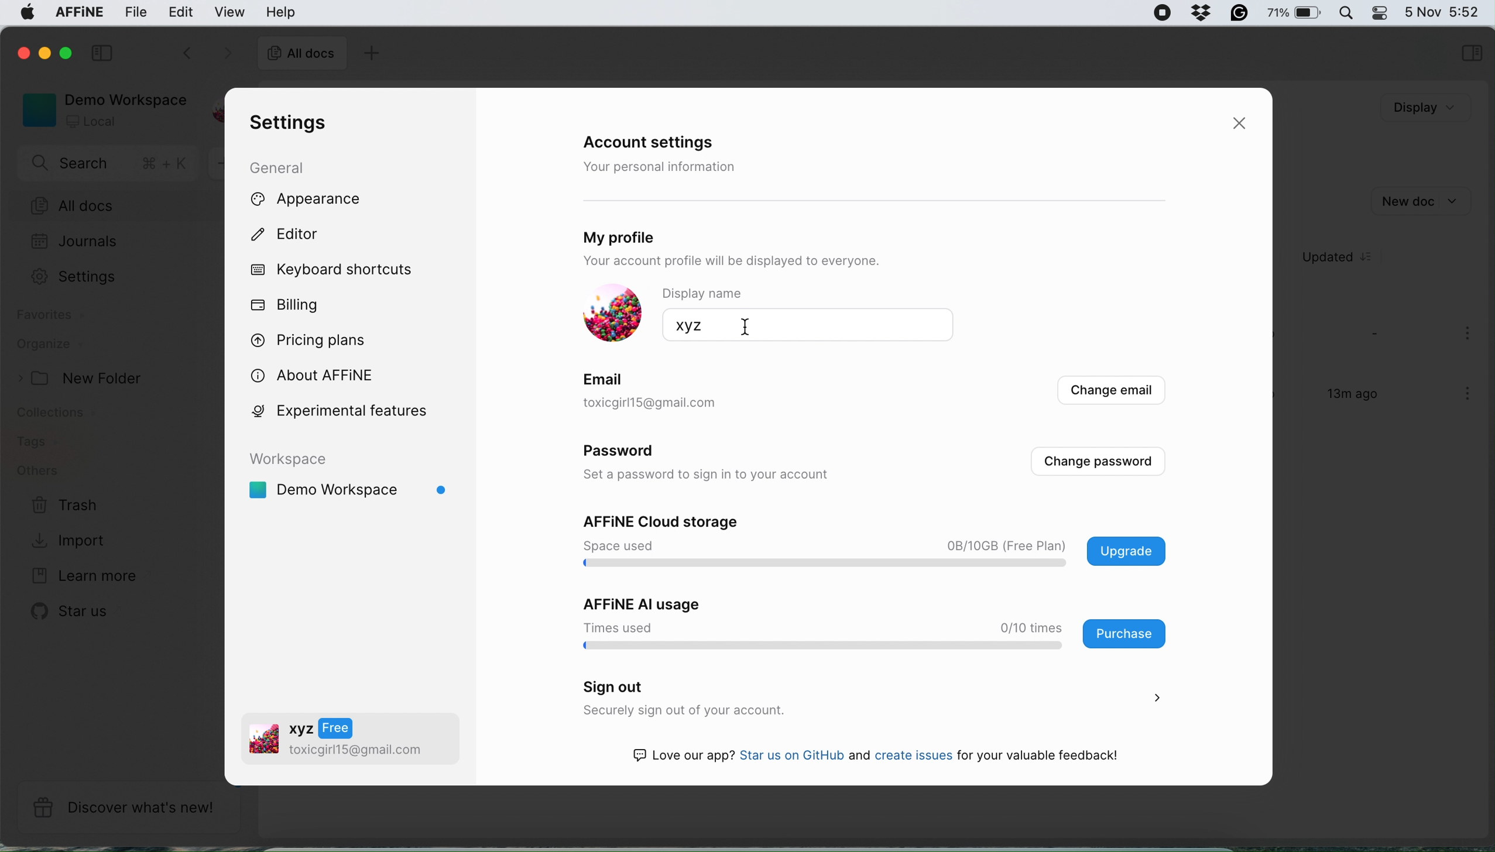 The image size is (1495, 852). Describe the element at coordinates (301, 55) in the screenshot. I see `all docs` at that location.